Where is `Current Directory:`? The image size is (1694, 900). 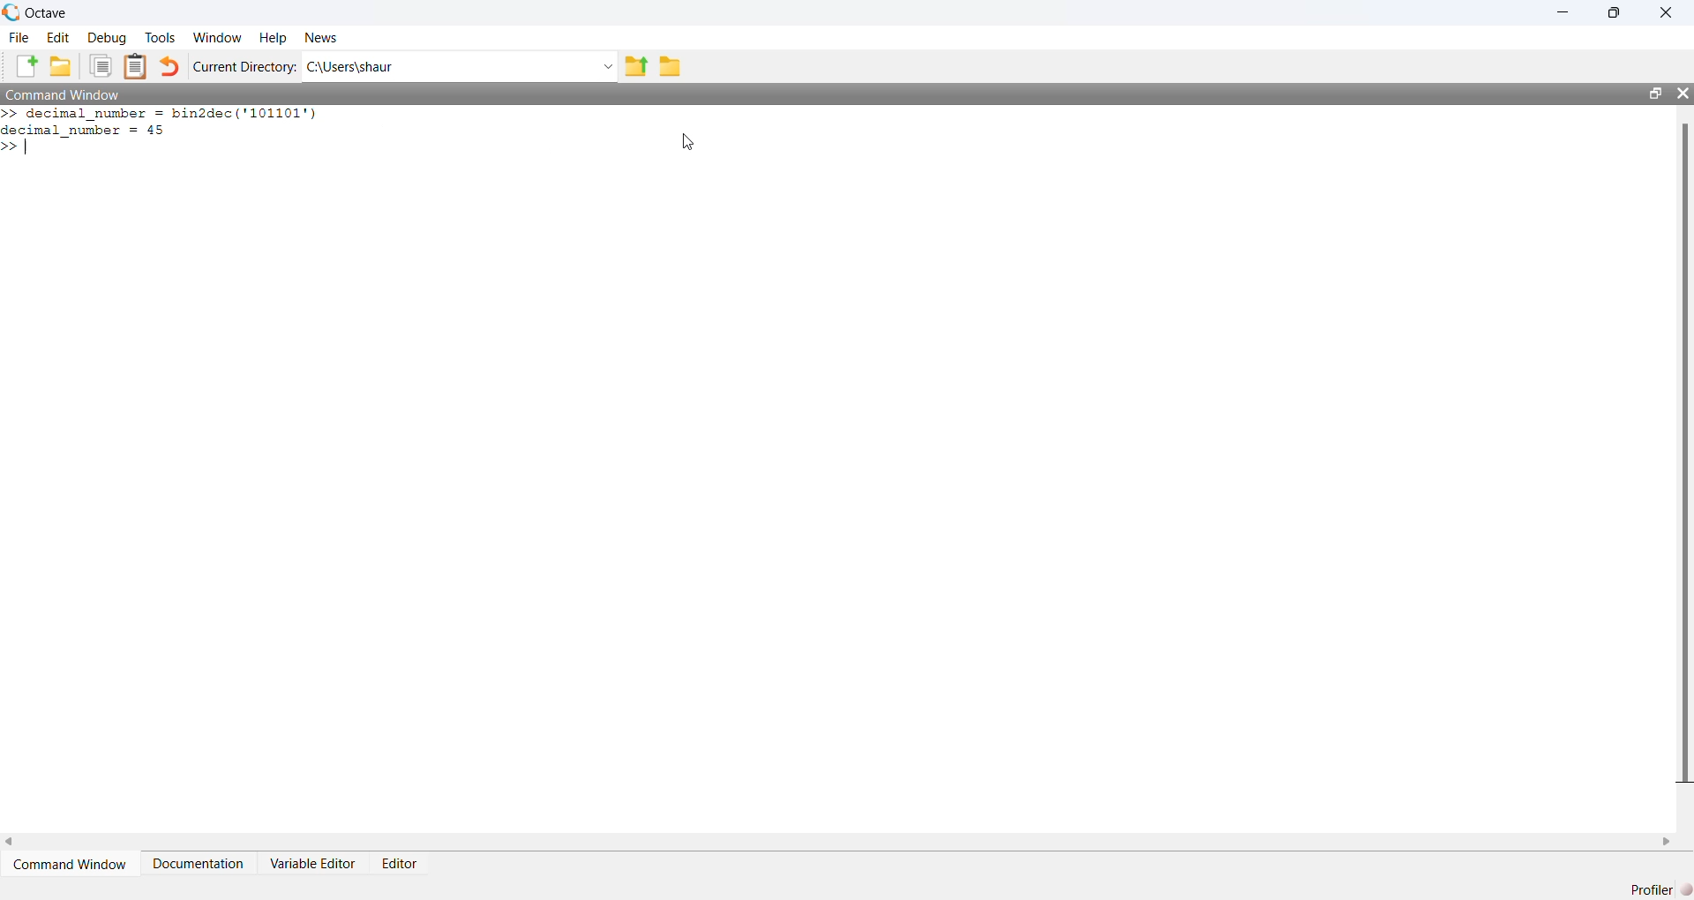
Current Directory: is located at coordinates (247, 67).